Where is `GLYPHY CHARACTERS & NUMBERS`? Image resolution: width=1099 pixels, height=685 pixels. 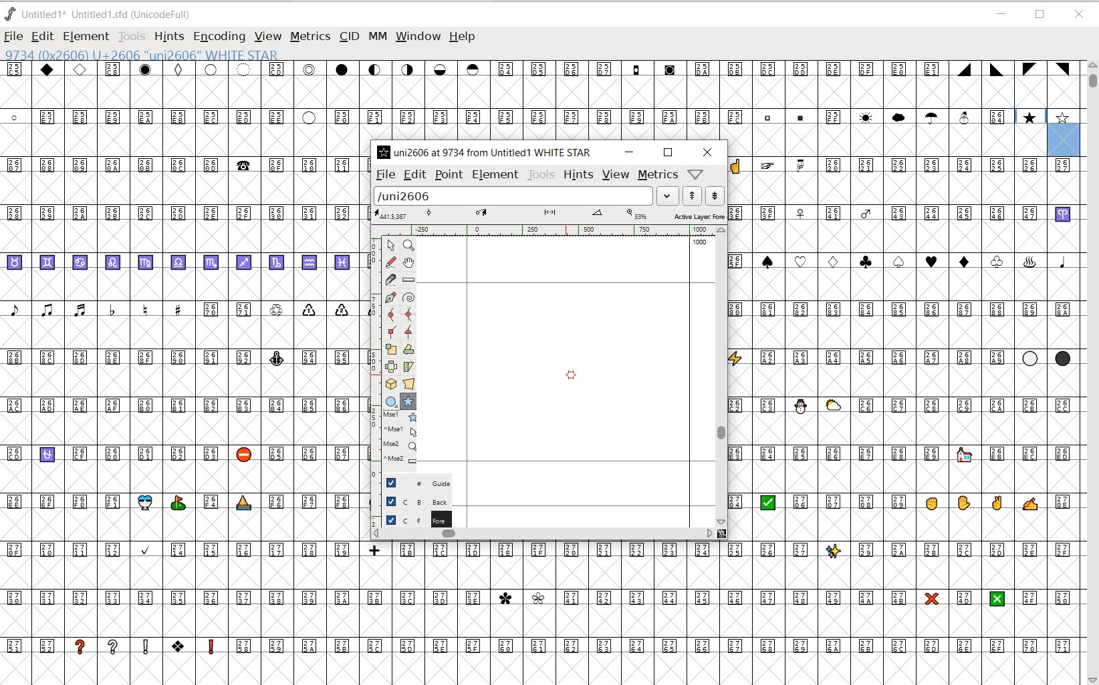
GLYPHY CHARACTERS & NUMBERS is located at coordinates (549, 611).